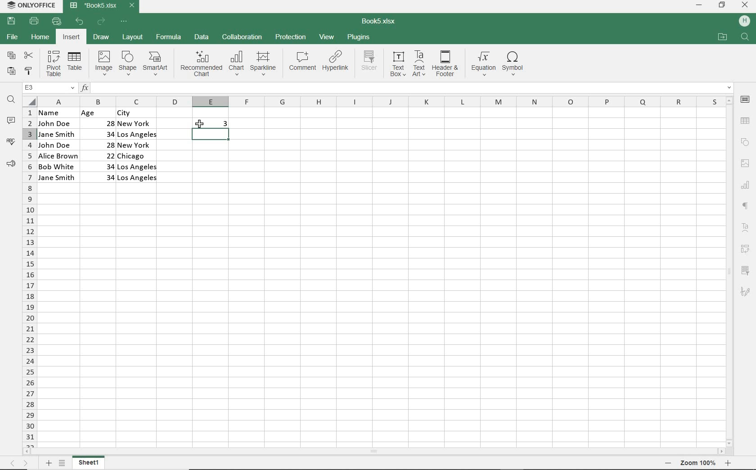  Describe the element at coordinates (76, 64) in the screenshot. I see `TABLE` at that location.